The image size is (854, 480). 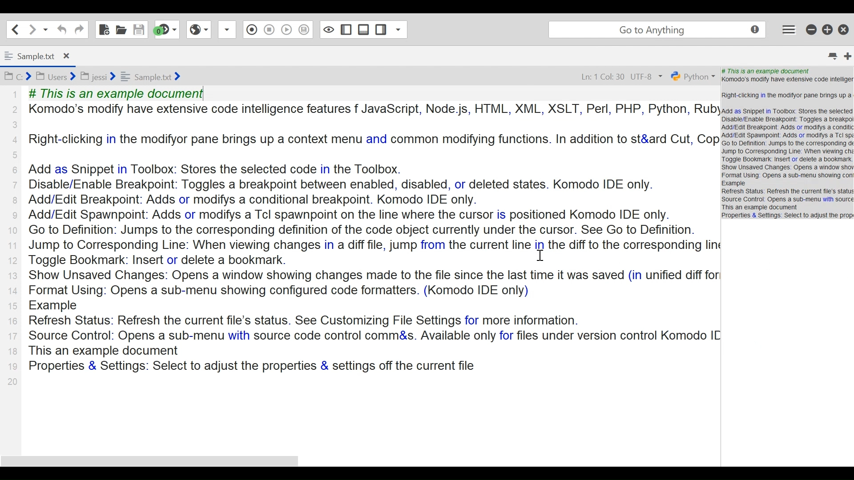 What do you see at coordinates (829, 55) in the screenshot?
I see `List all tabs` at bounding box center [829, 55].